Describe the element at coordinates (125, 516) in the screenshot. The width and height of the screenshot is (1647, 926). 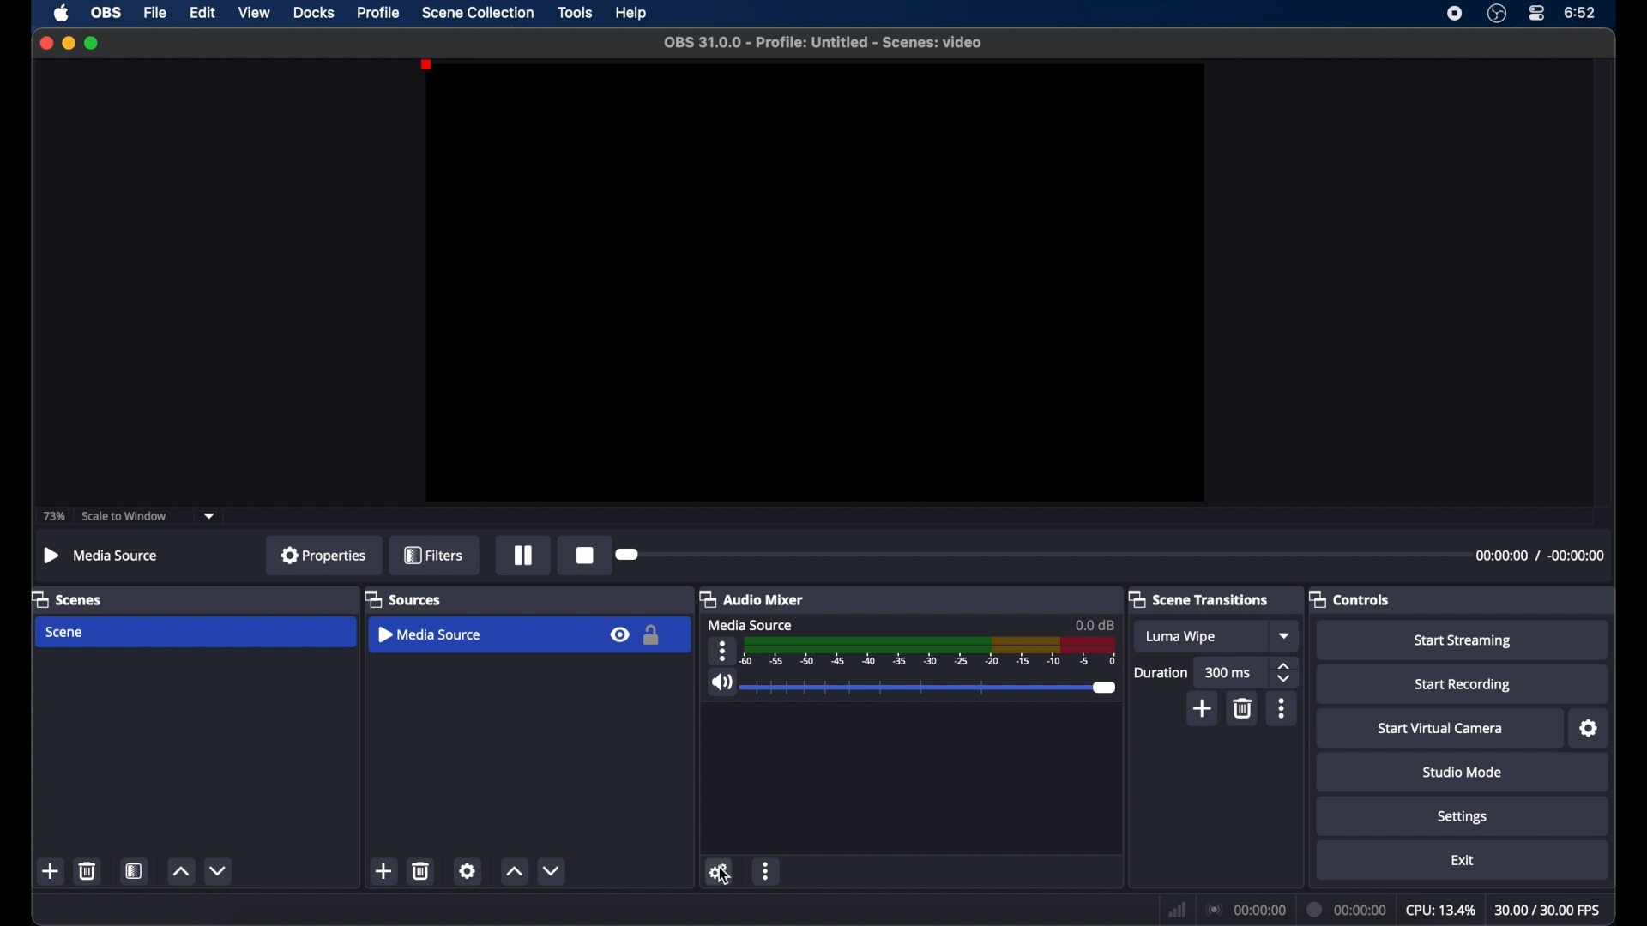
I see `scale to window` at that location.